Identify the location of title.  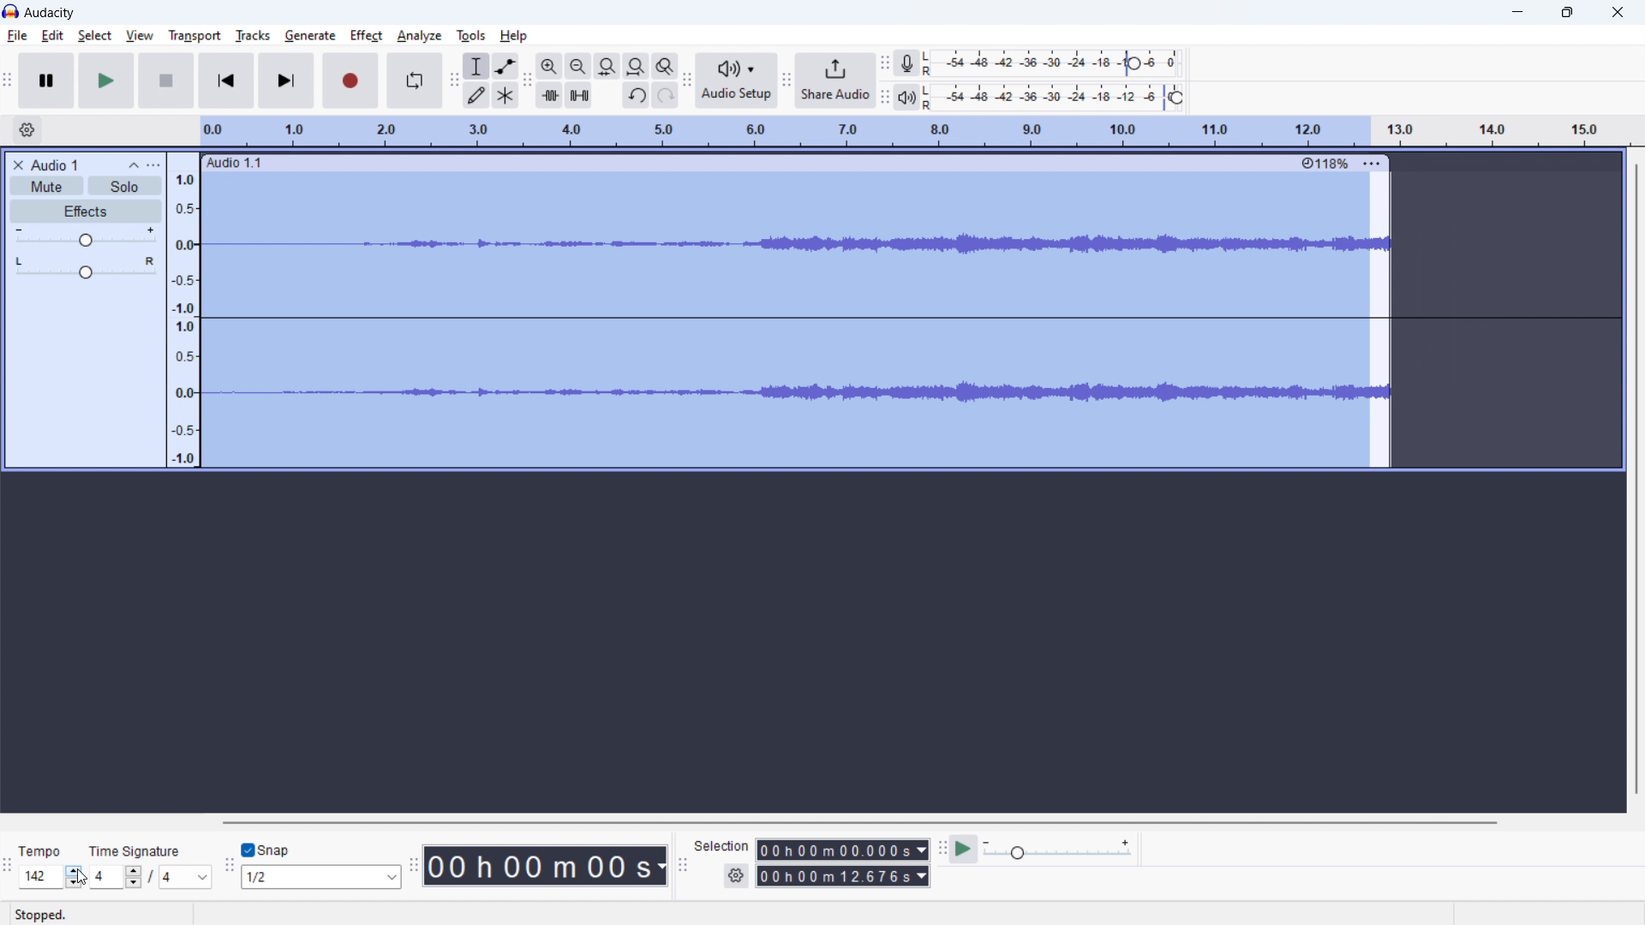
(51, 14).